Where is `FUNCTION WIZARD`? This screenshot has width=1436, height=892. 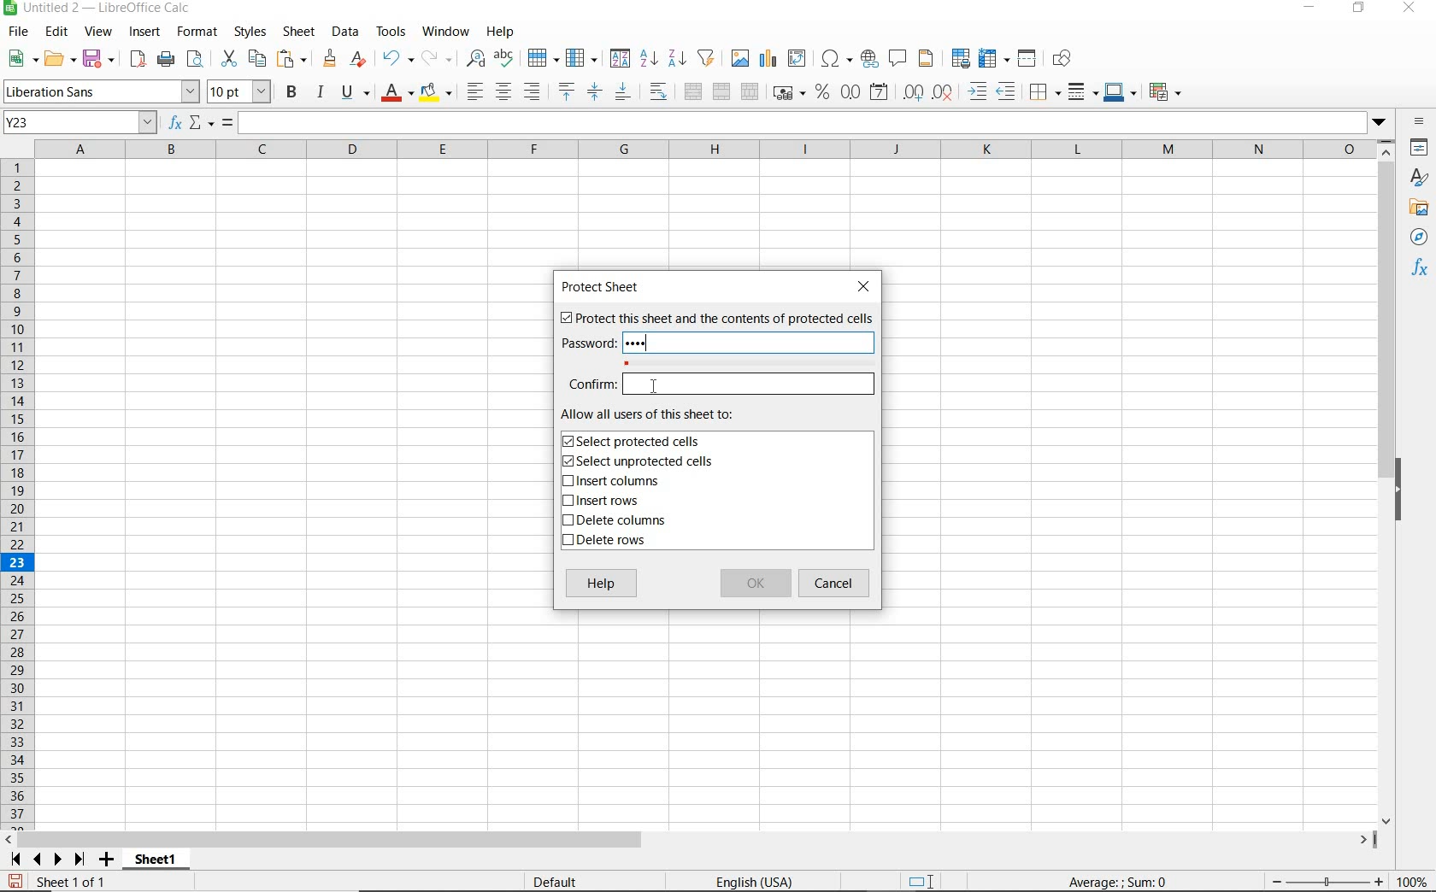 FUNCTION WIZARD is located at coordinates (175, 124).